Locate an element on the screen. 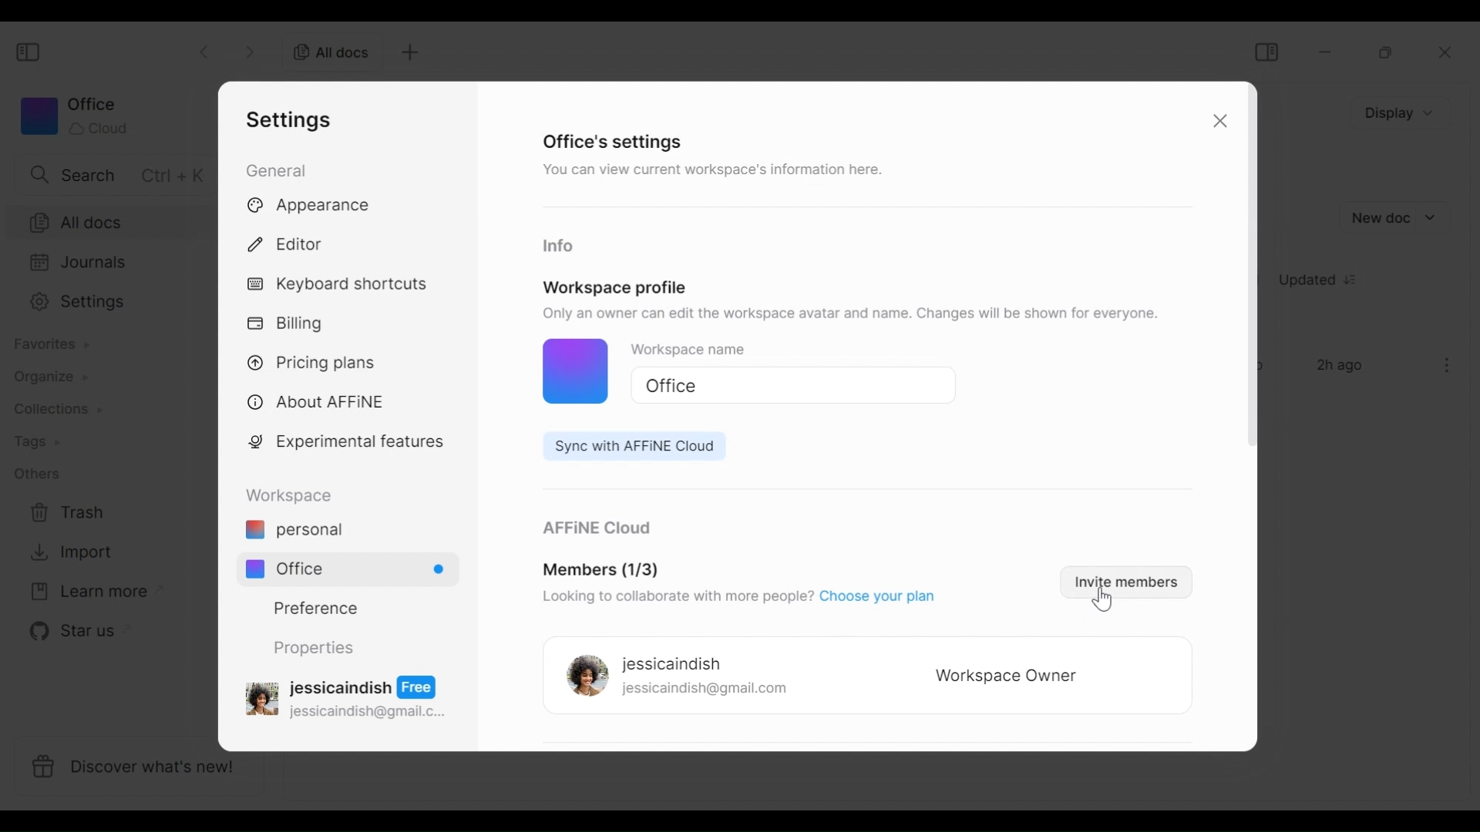  Show/Hide Sidebar is located at coordinates (30, 53).